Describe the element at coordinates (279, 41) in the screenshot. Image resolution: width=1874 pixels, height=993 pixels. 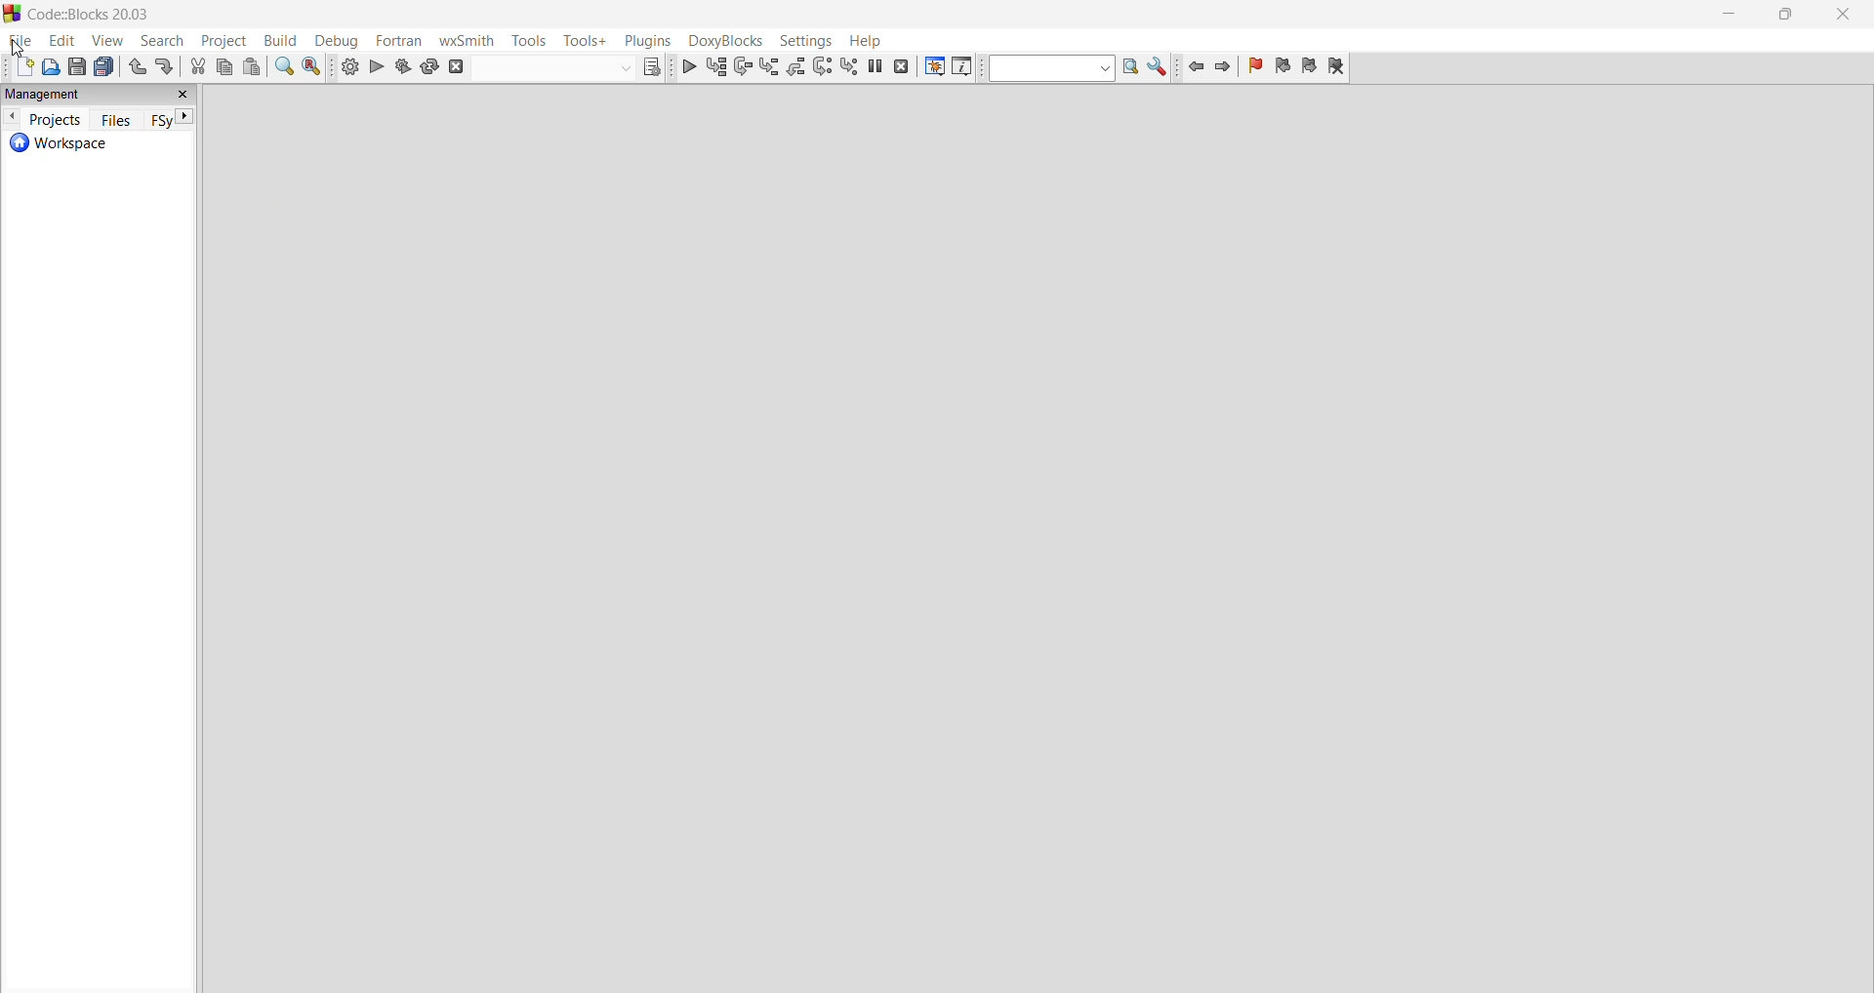
I see `build` at that location.